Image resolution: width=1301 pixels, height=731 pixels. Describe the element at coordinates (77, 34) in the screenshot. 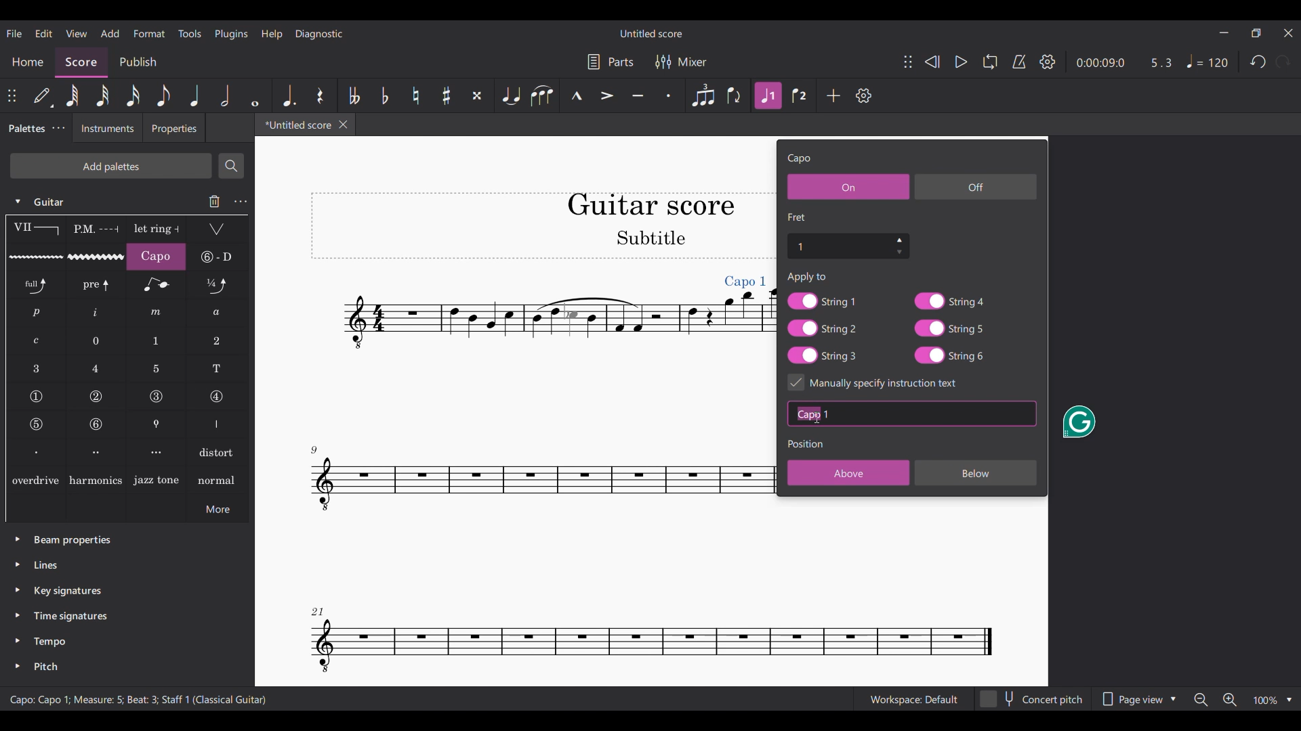

I see `View menu` at that location.